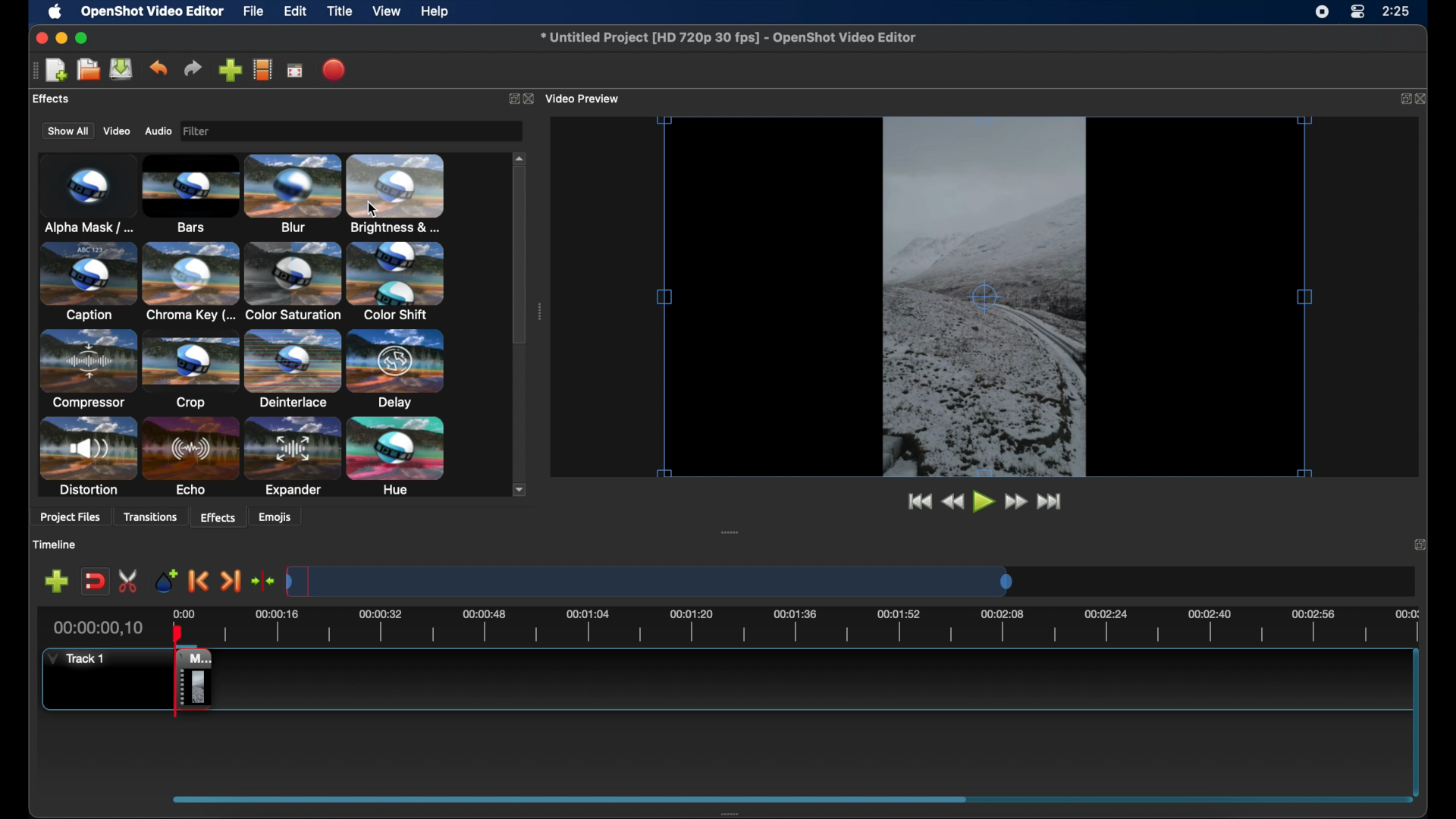 This screenshot has height=819, width=1456. Describe the element at coordinates (121, 69) in the screenshot. I see `save project files` at that location.